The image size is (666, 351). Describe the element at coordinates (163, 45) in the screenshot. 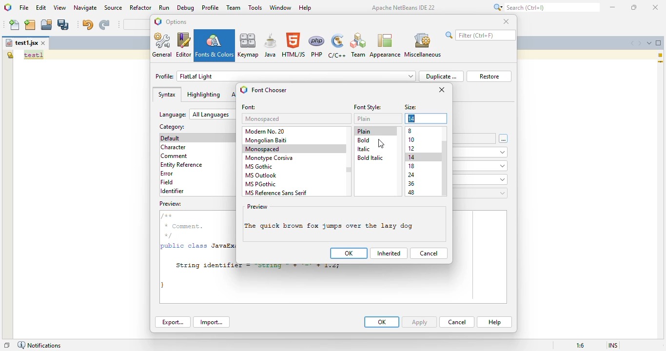

I see `general` at that location.